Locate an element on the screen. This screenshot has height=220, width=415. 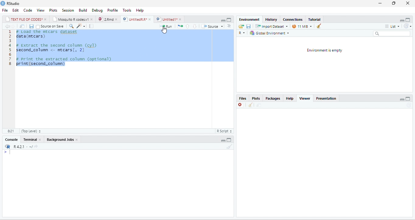
close is located at coordinates (408, 3).